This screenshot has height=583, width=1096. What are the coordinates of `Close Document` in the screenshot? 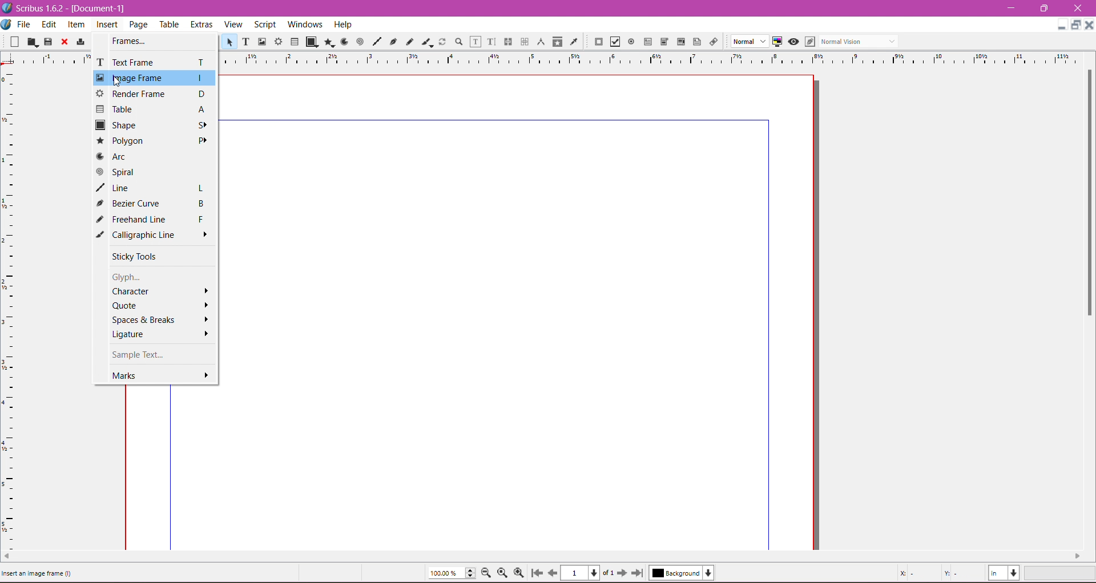 It's located at (1089, 25).